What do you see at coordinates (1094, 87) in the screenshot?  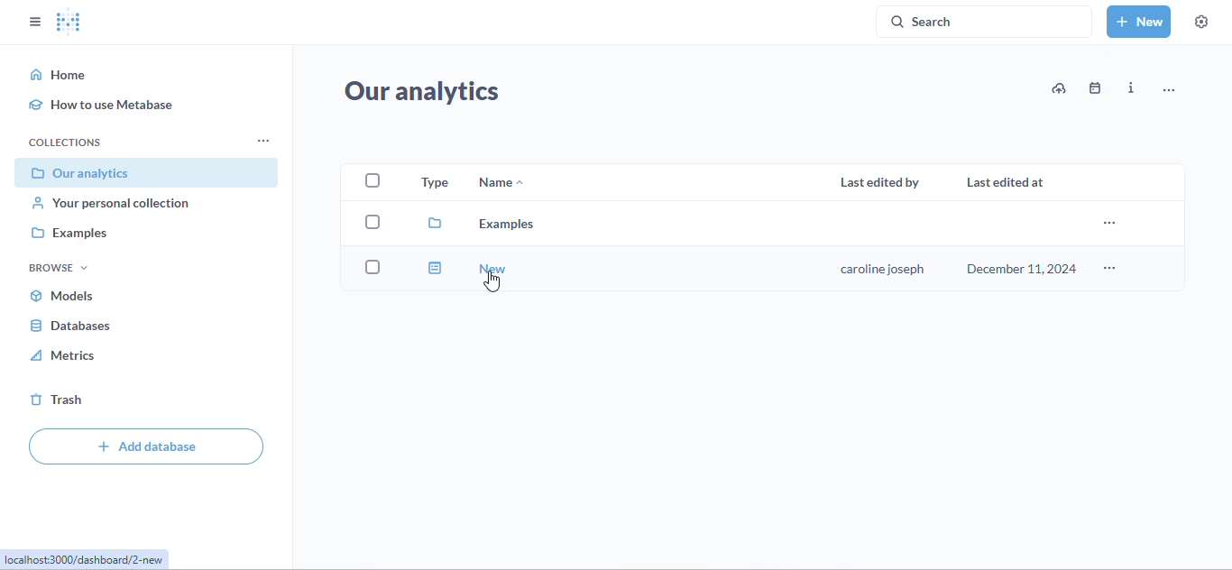 I see `events` at bounding box center [1094, 87].